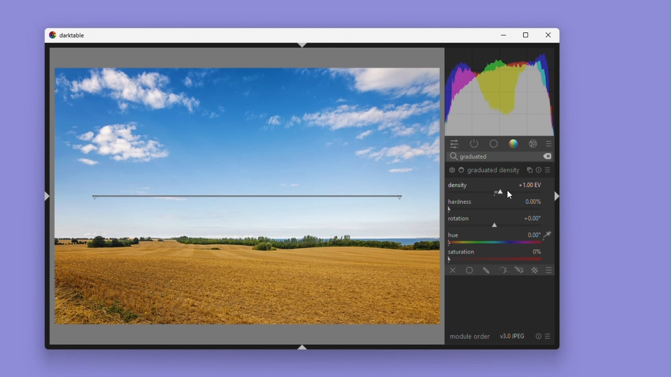  What do you see at coordinates (469, 270) in the screenshot?
I see `Uniformly` at bounding box center [469, 270].